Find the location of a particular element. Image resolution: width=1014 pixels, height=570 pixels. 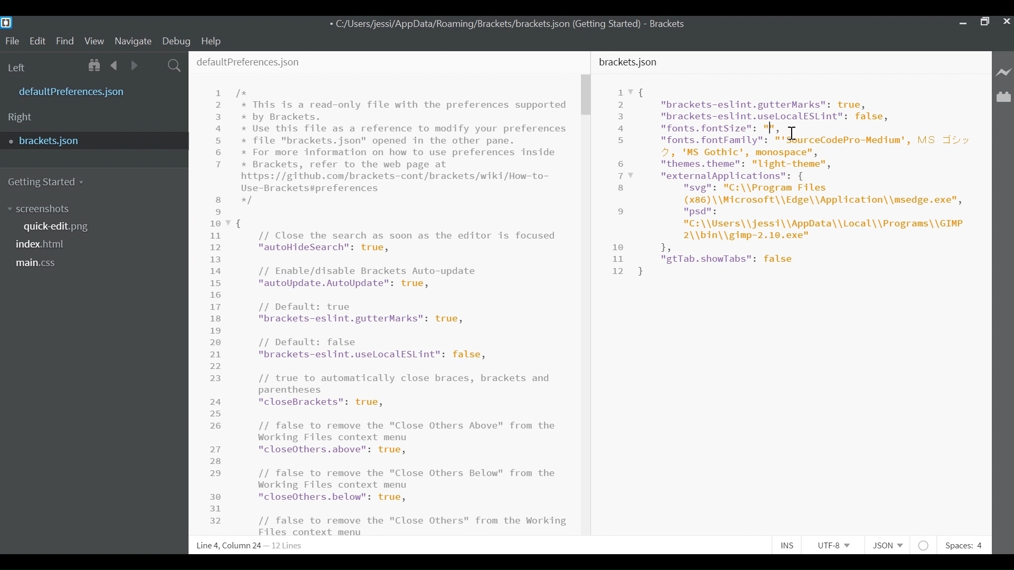

main.css file is located at coordinates (39, 262).